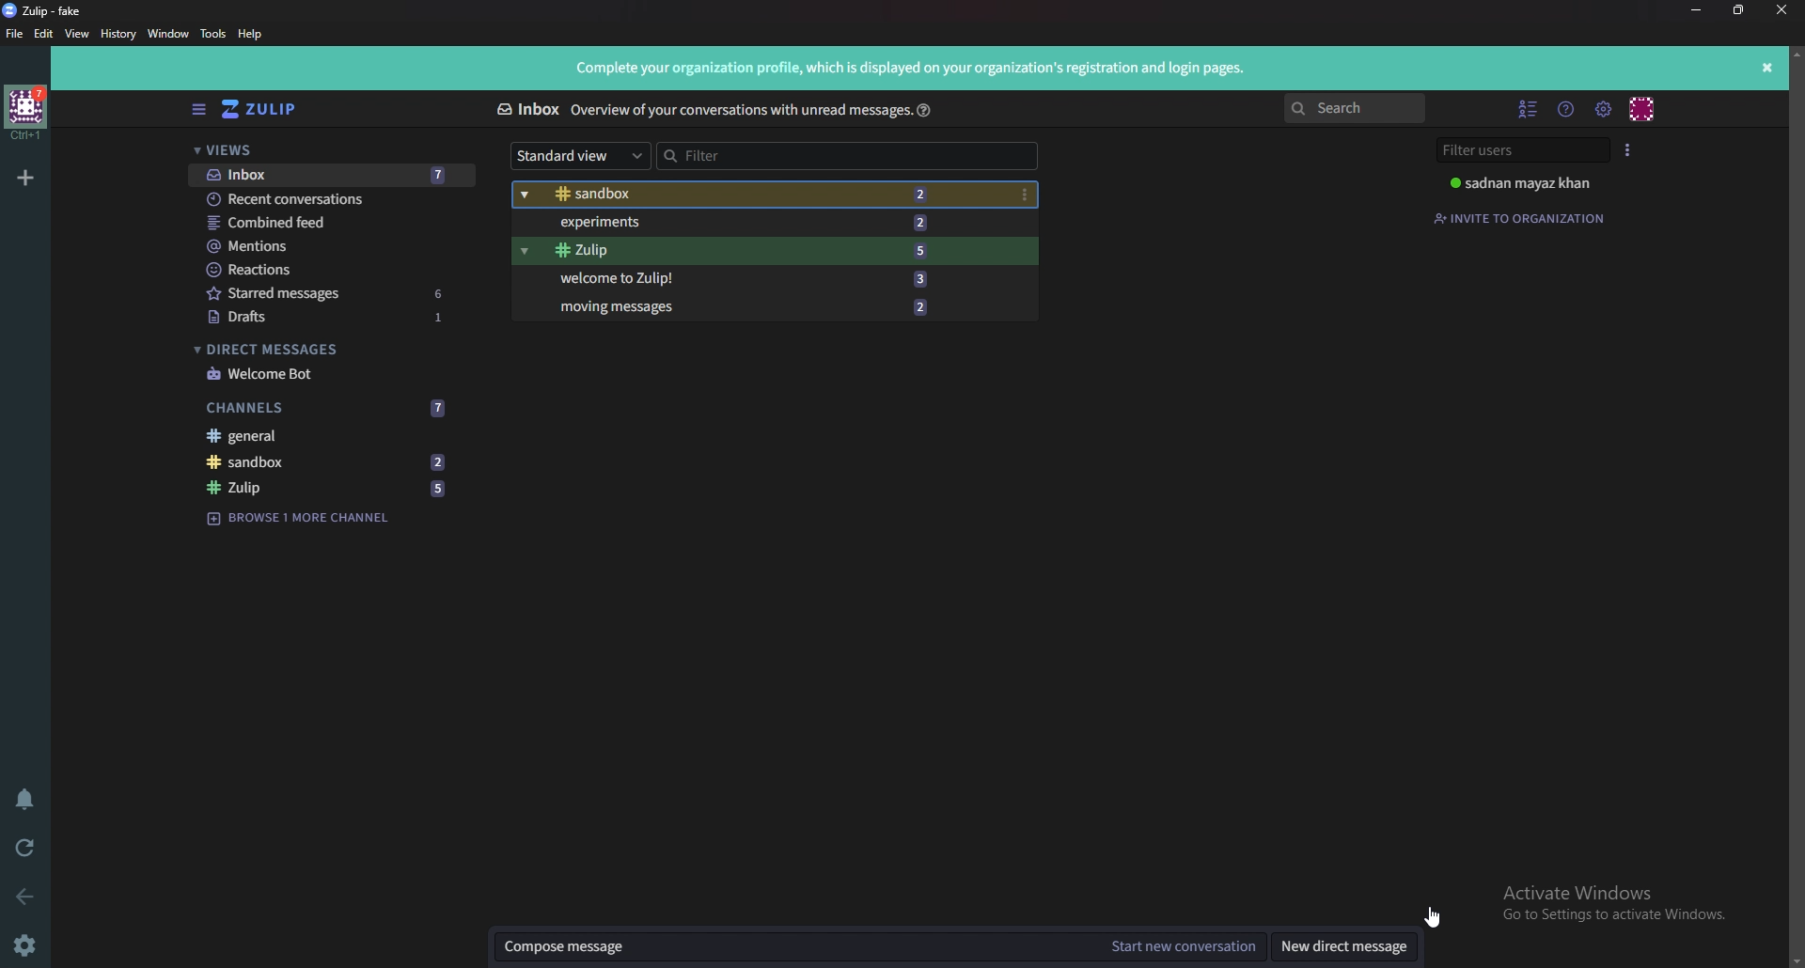 The width and height of the screenshot is (1805, 968). I want to click on cursor, so click(1430, 917).